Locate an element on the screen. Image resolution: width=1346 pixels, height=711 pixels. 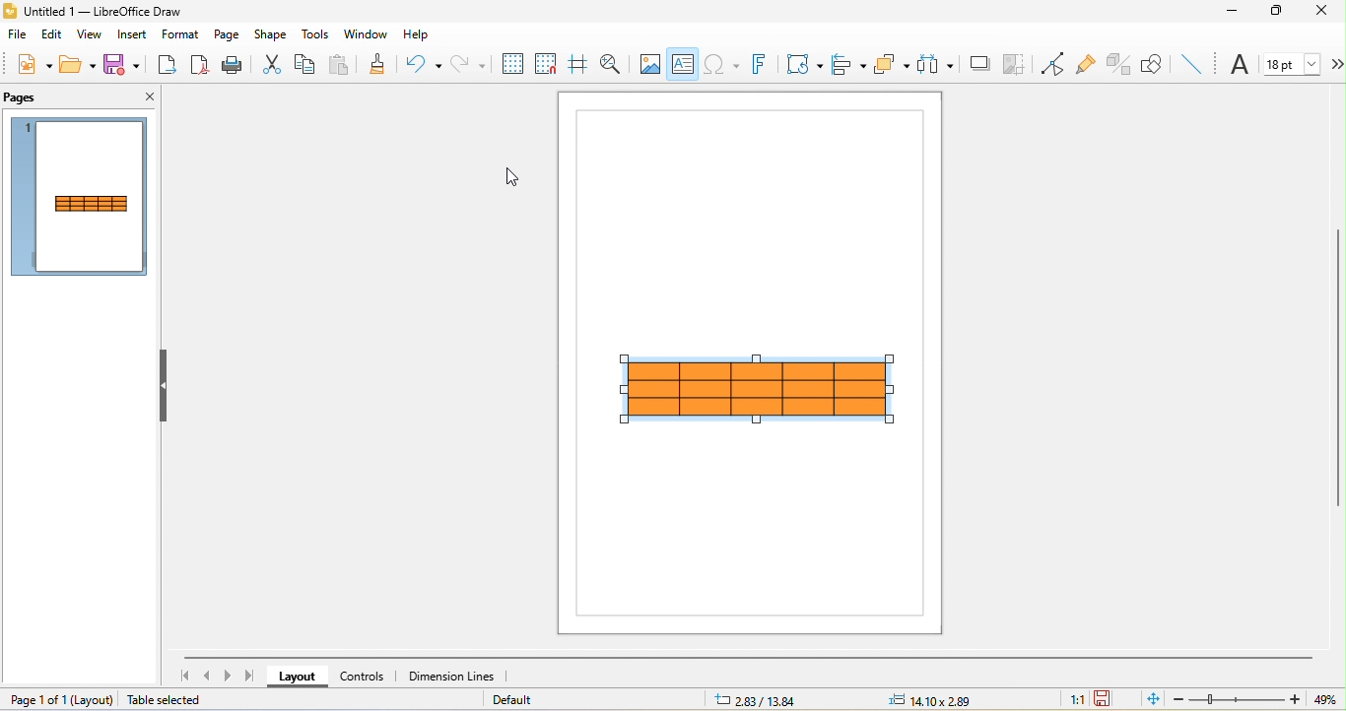
vertical scroll bar is located at coordinates (1337, 367).